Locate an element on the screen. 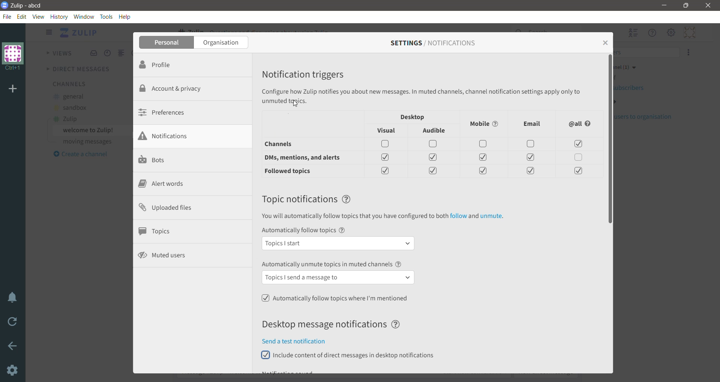  Settings is located at coordinates (13, 371).